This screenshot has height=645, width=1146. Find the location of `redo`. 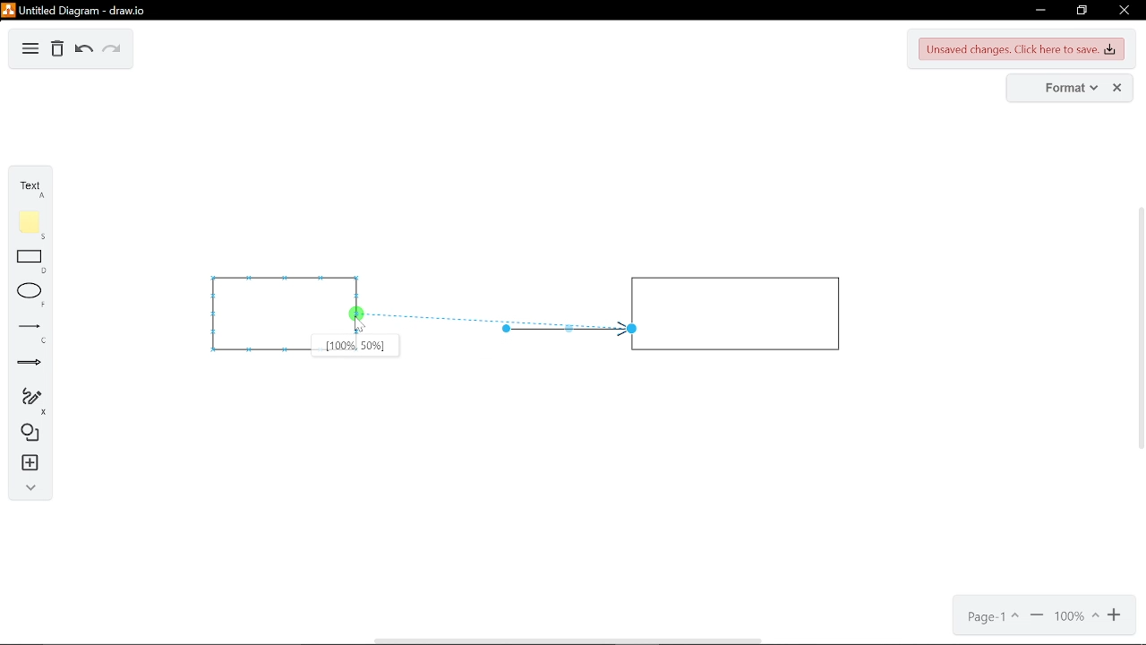

redo is located at coordinates (112, 50).